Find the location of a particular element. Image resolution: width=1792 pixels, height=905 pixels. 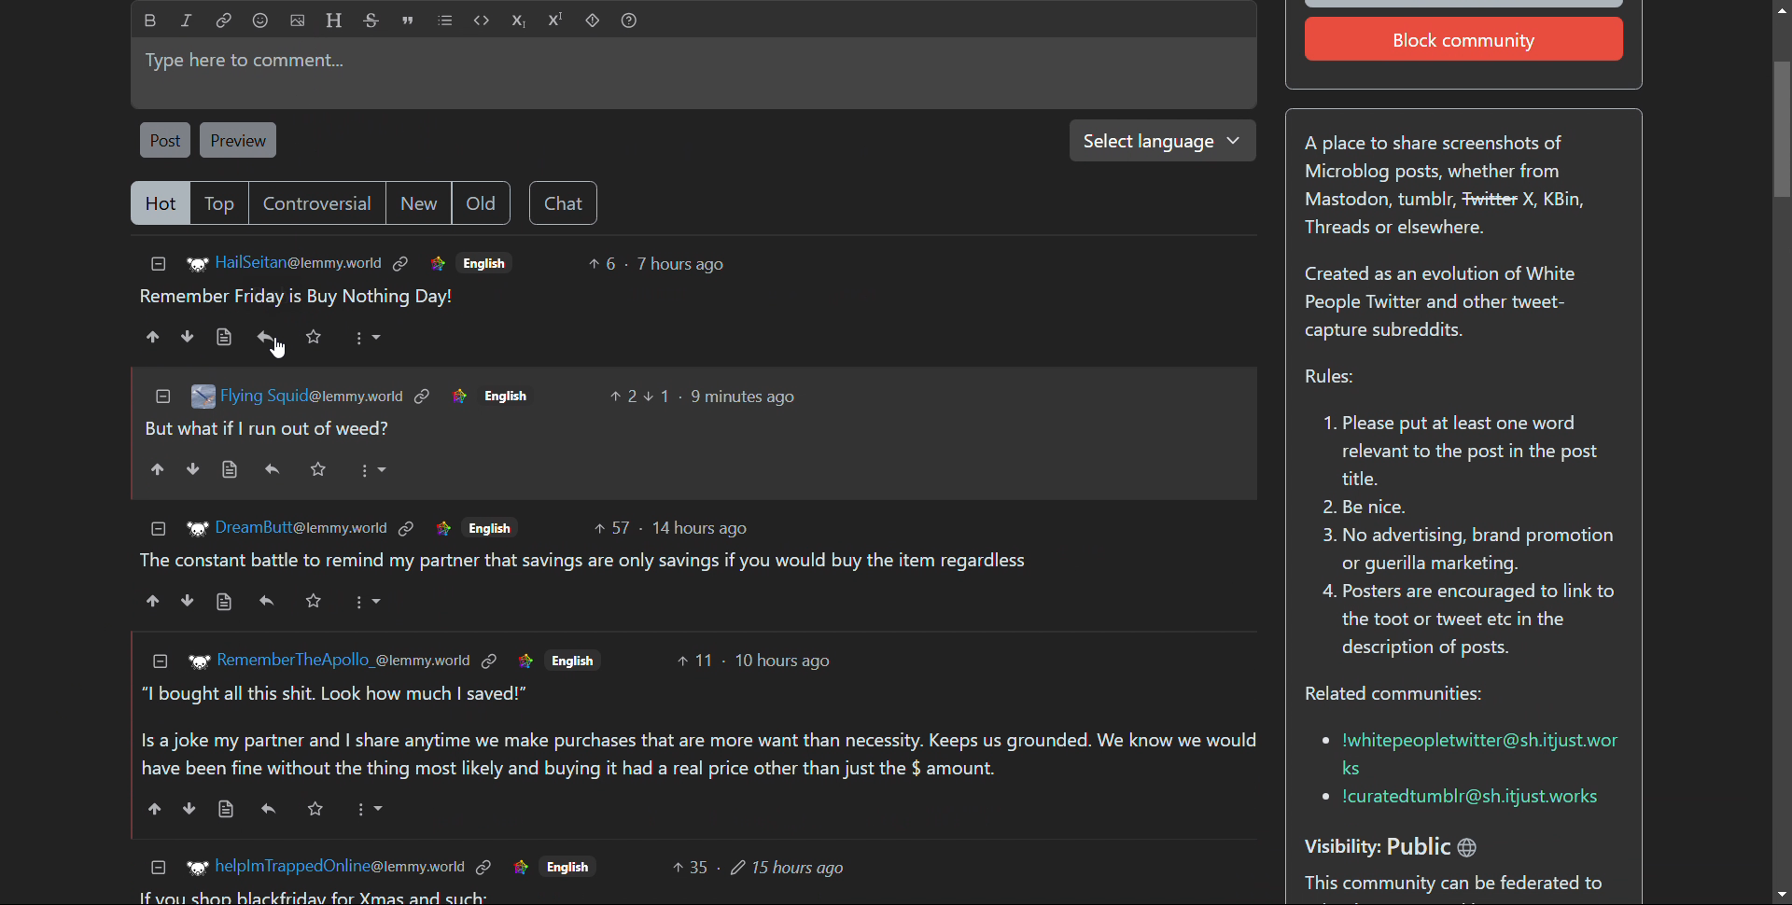

e Icuratedtumblr@sh.itjust.works is located at coordinates (1466, 799).